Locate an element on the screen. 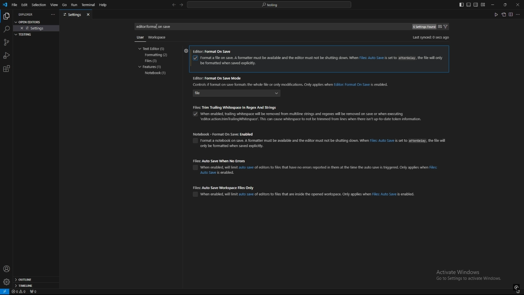 The image size is (524, 295). controls if format on save formats the whole file or only modifications. Only applies when editor is enabled is located at coordinates (293, 85).